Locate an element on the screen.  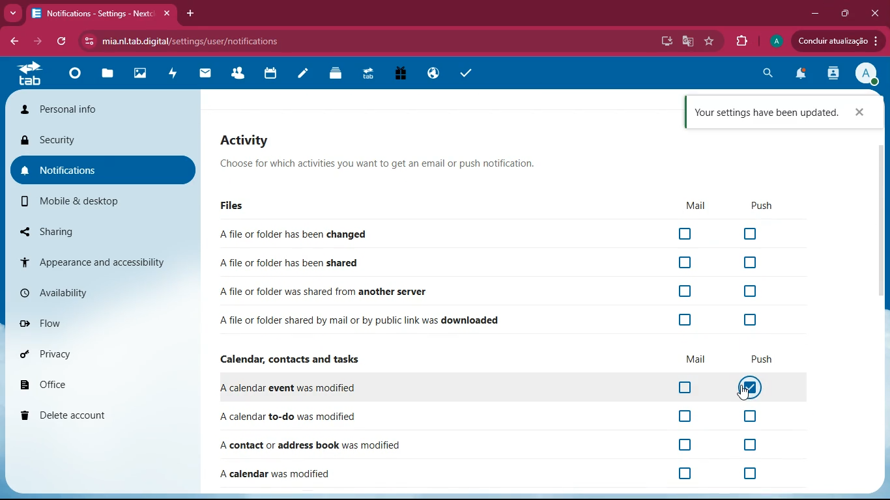
A calendar to-do was modified is located at coordinates (285, 417).